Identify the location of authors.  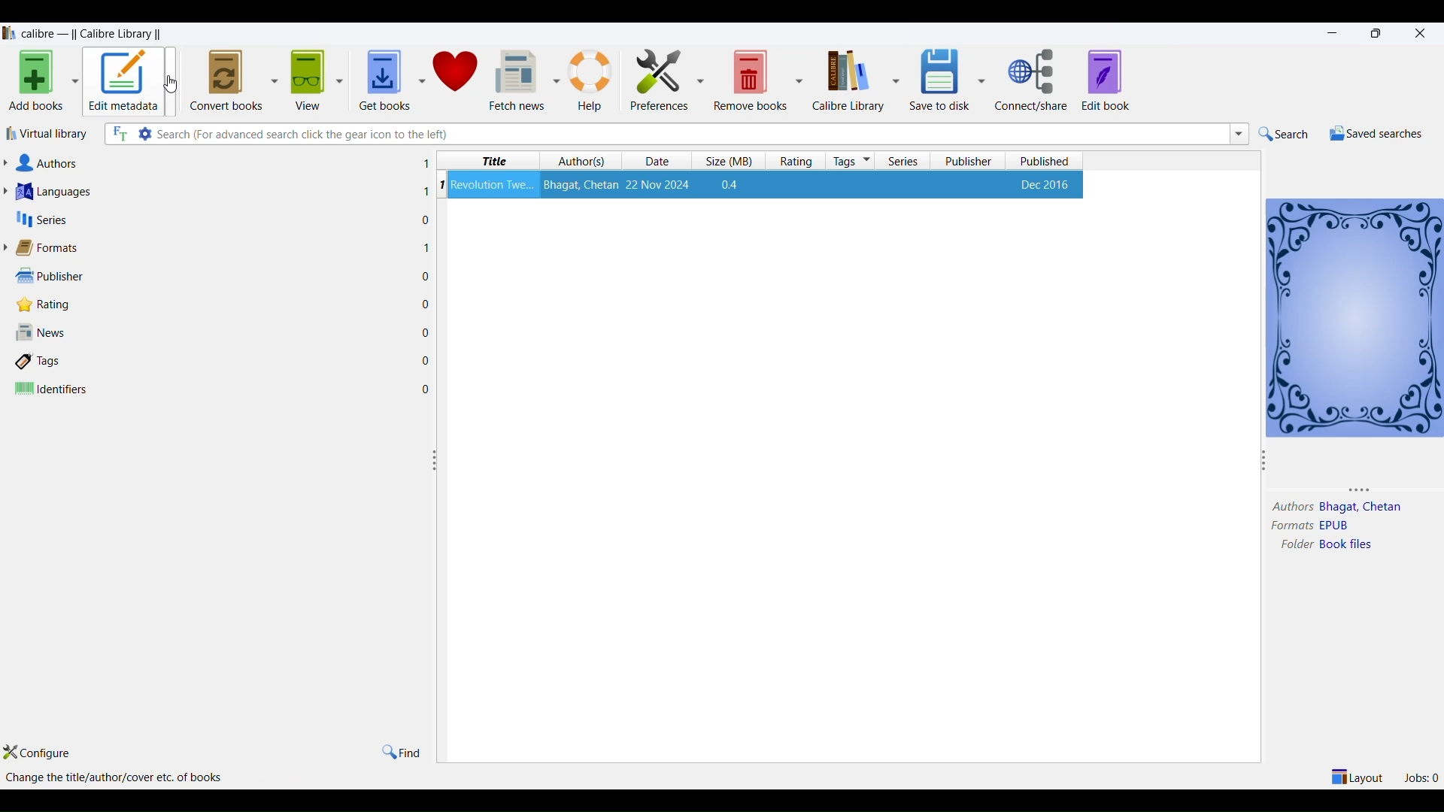
(51, 163).